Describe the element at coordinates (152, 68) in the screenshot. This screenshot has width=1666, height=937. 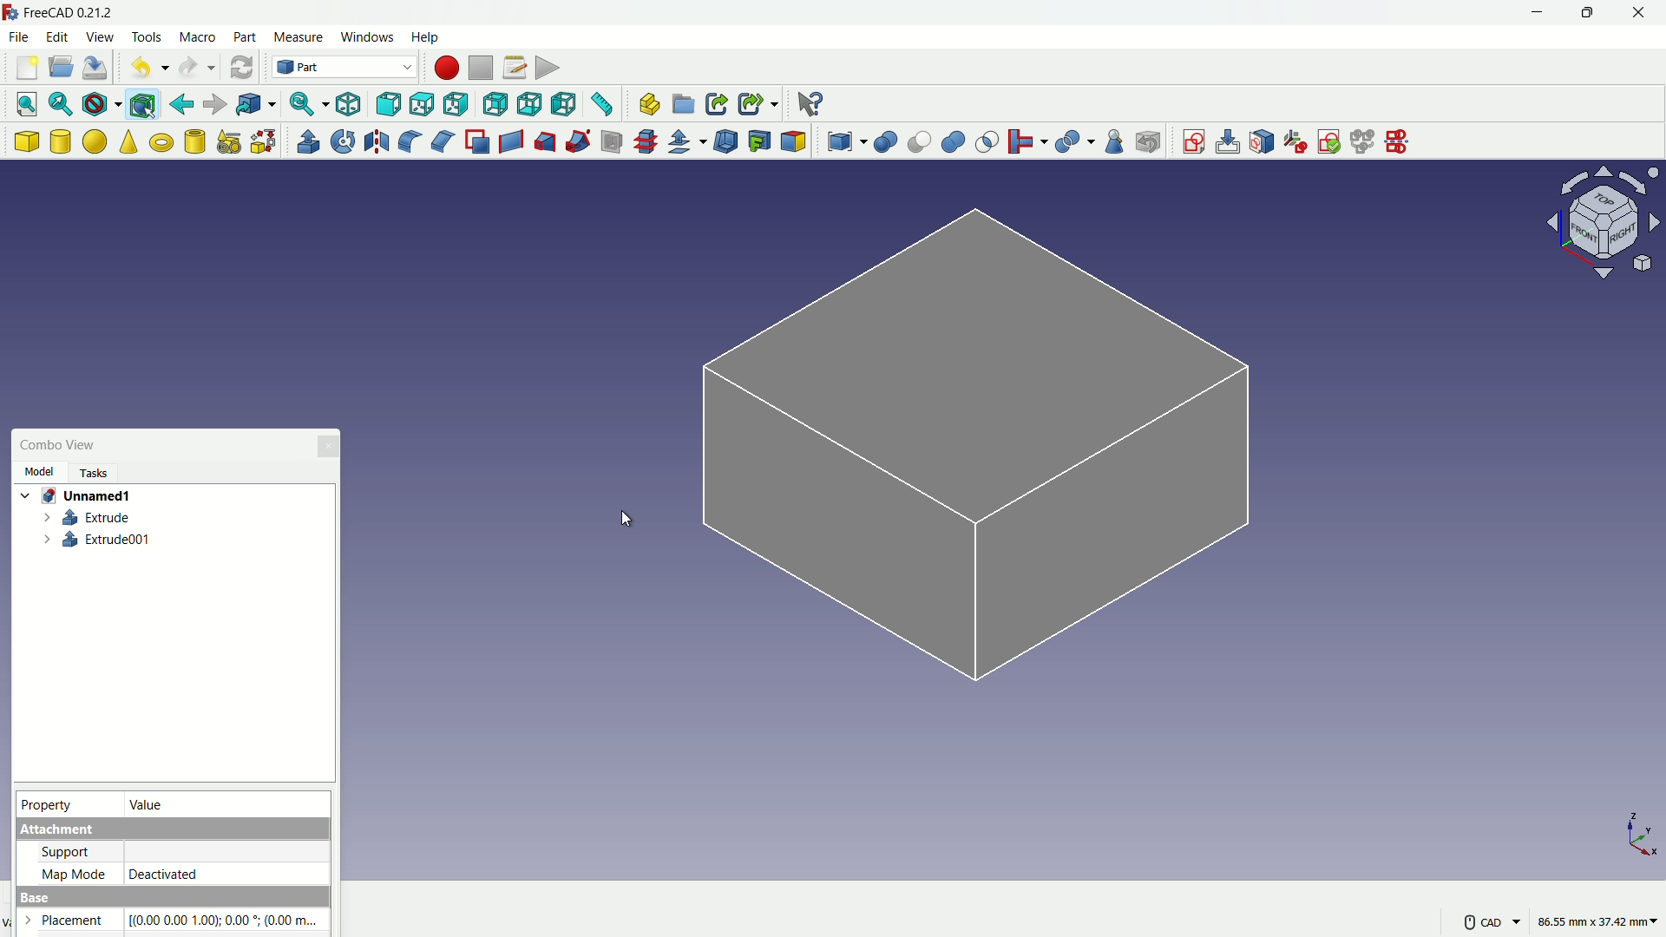
I see `undo` at that location.